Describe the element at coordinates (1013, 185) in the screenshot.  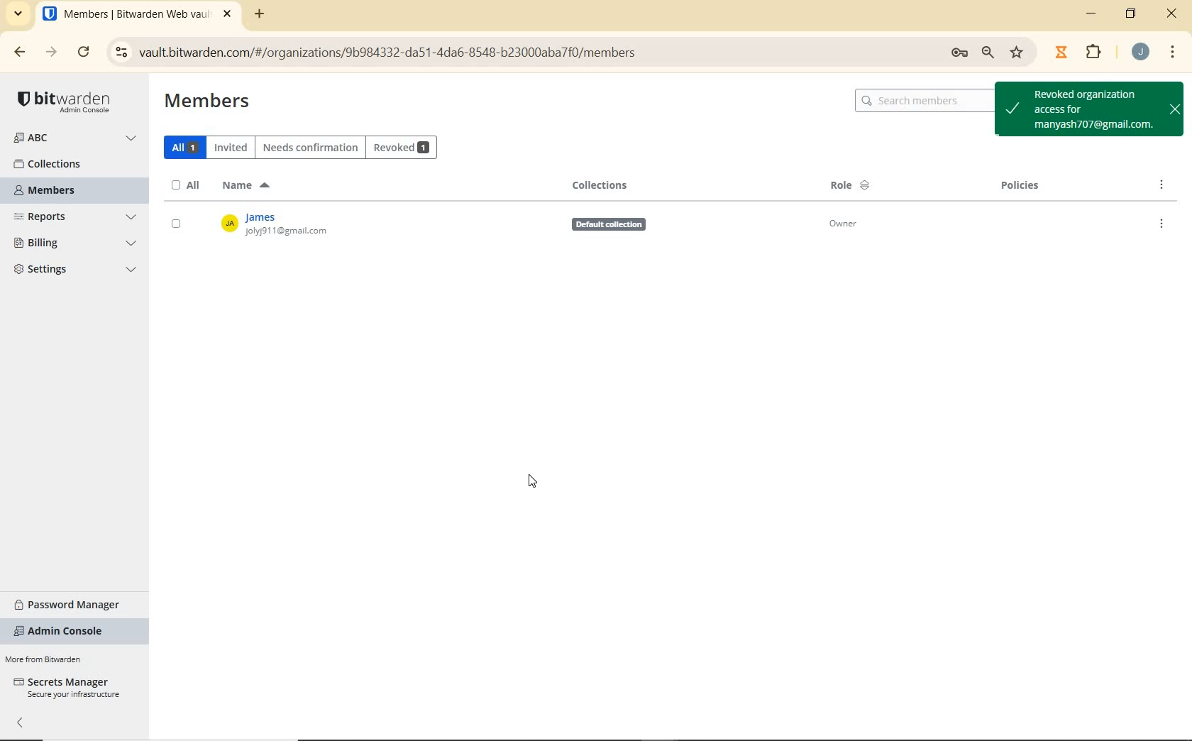
I see `Policies` at that location.